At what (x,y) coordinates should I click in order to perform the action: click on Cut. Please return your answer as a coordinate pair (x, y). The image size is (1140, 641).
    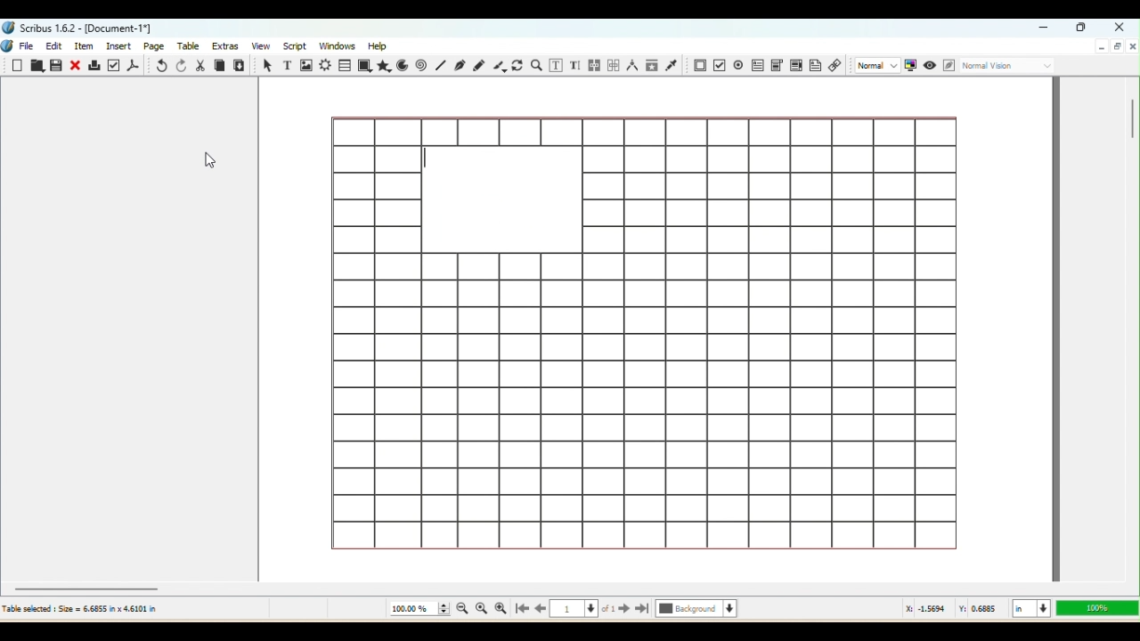
    Looking at the image, I should click on (200, 65).